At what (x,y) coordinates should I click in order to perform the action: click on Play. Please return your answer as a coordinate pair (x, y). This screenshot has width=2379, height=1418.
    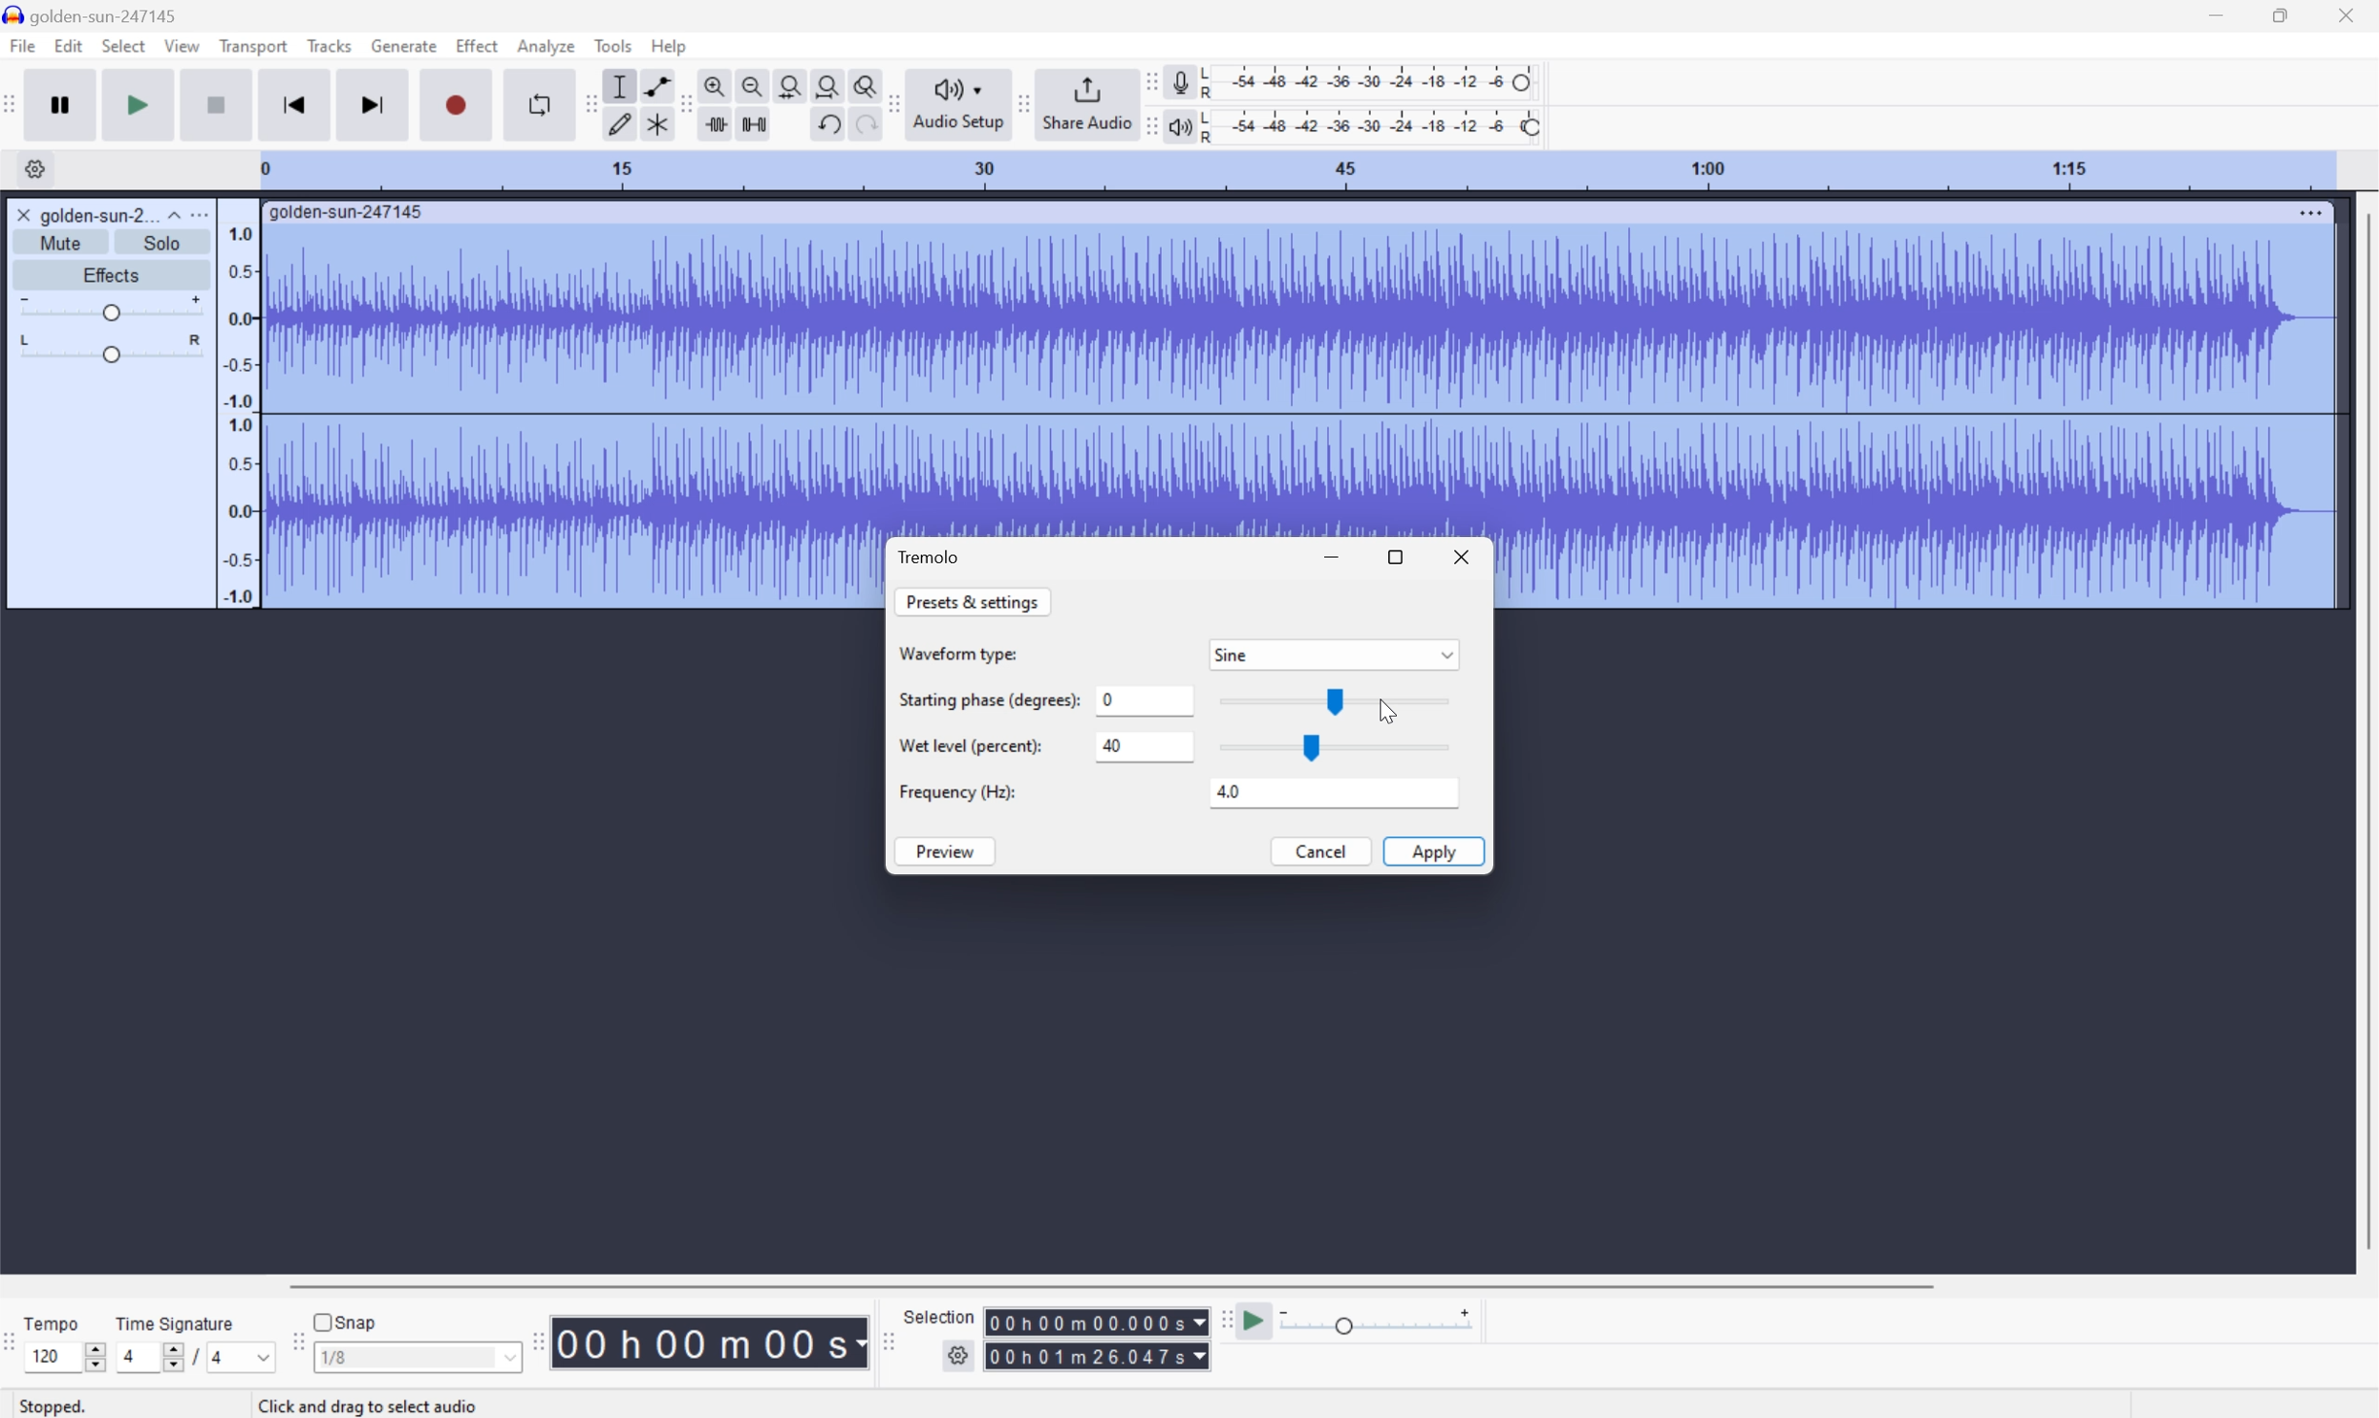
    Looking at the image, I should click on (139, 103).